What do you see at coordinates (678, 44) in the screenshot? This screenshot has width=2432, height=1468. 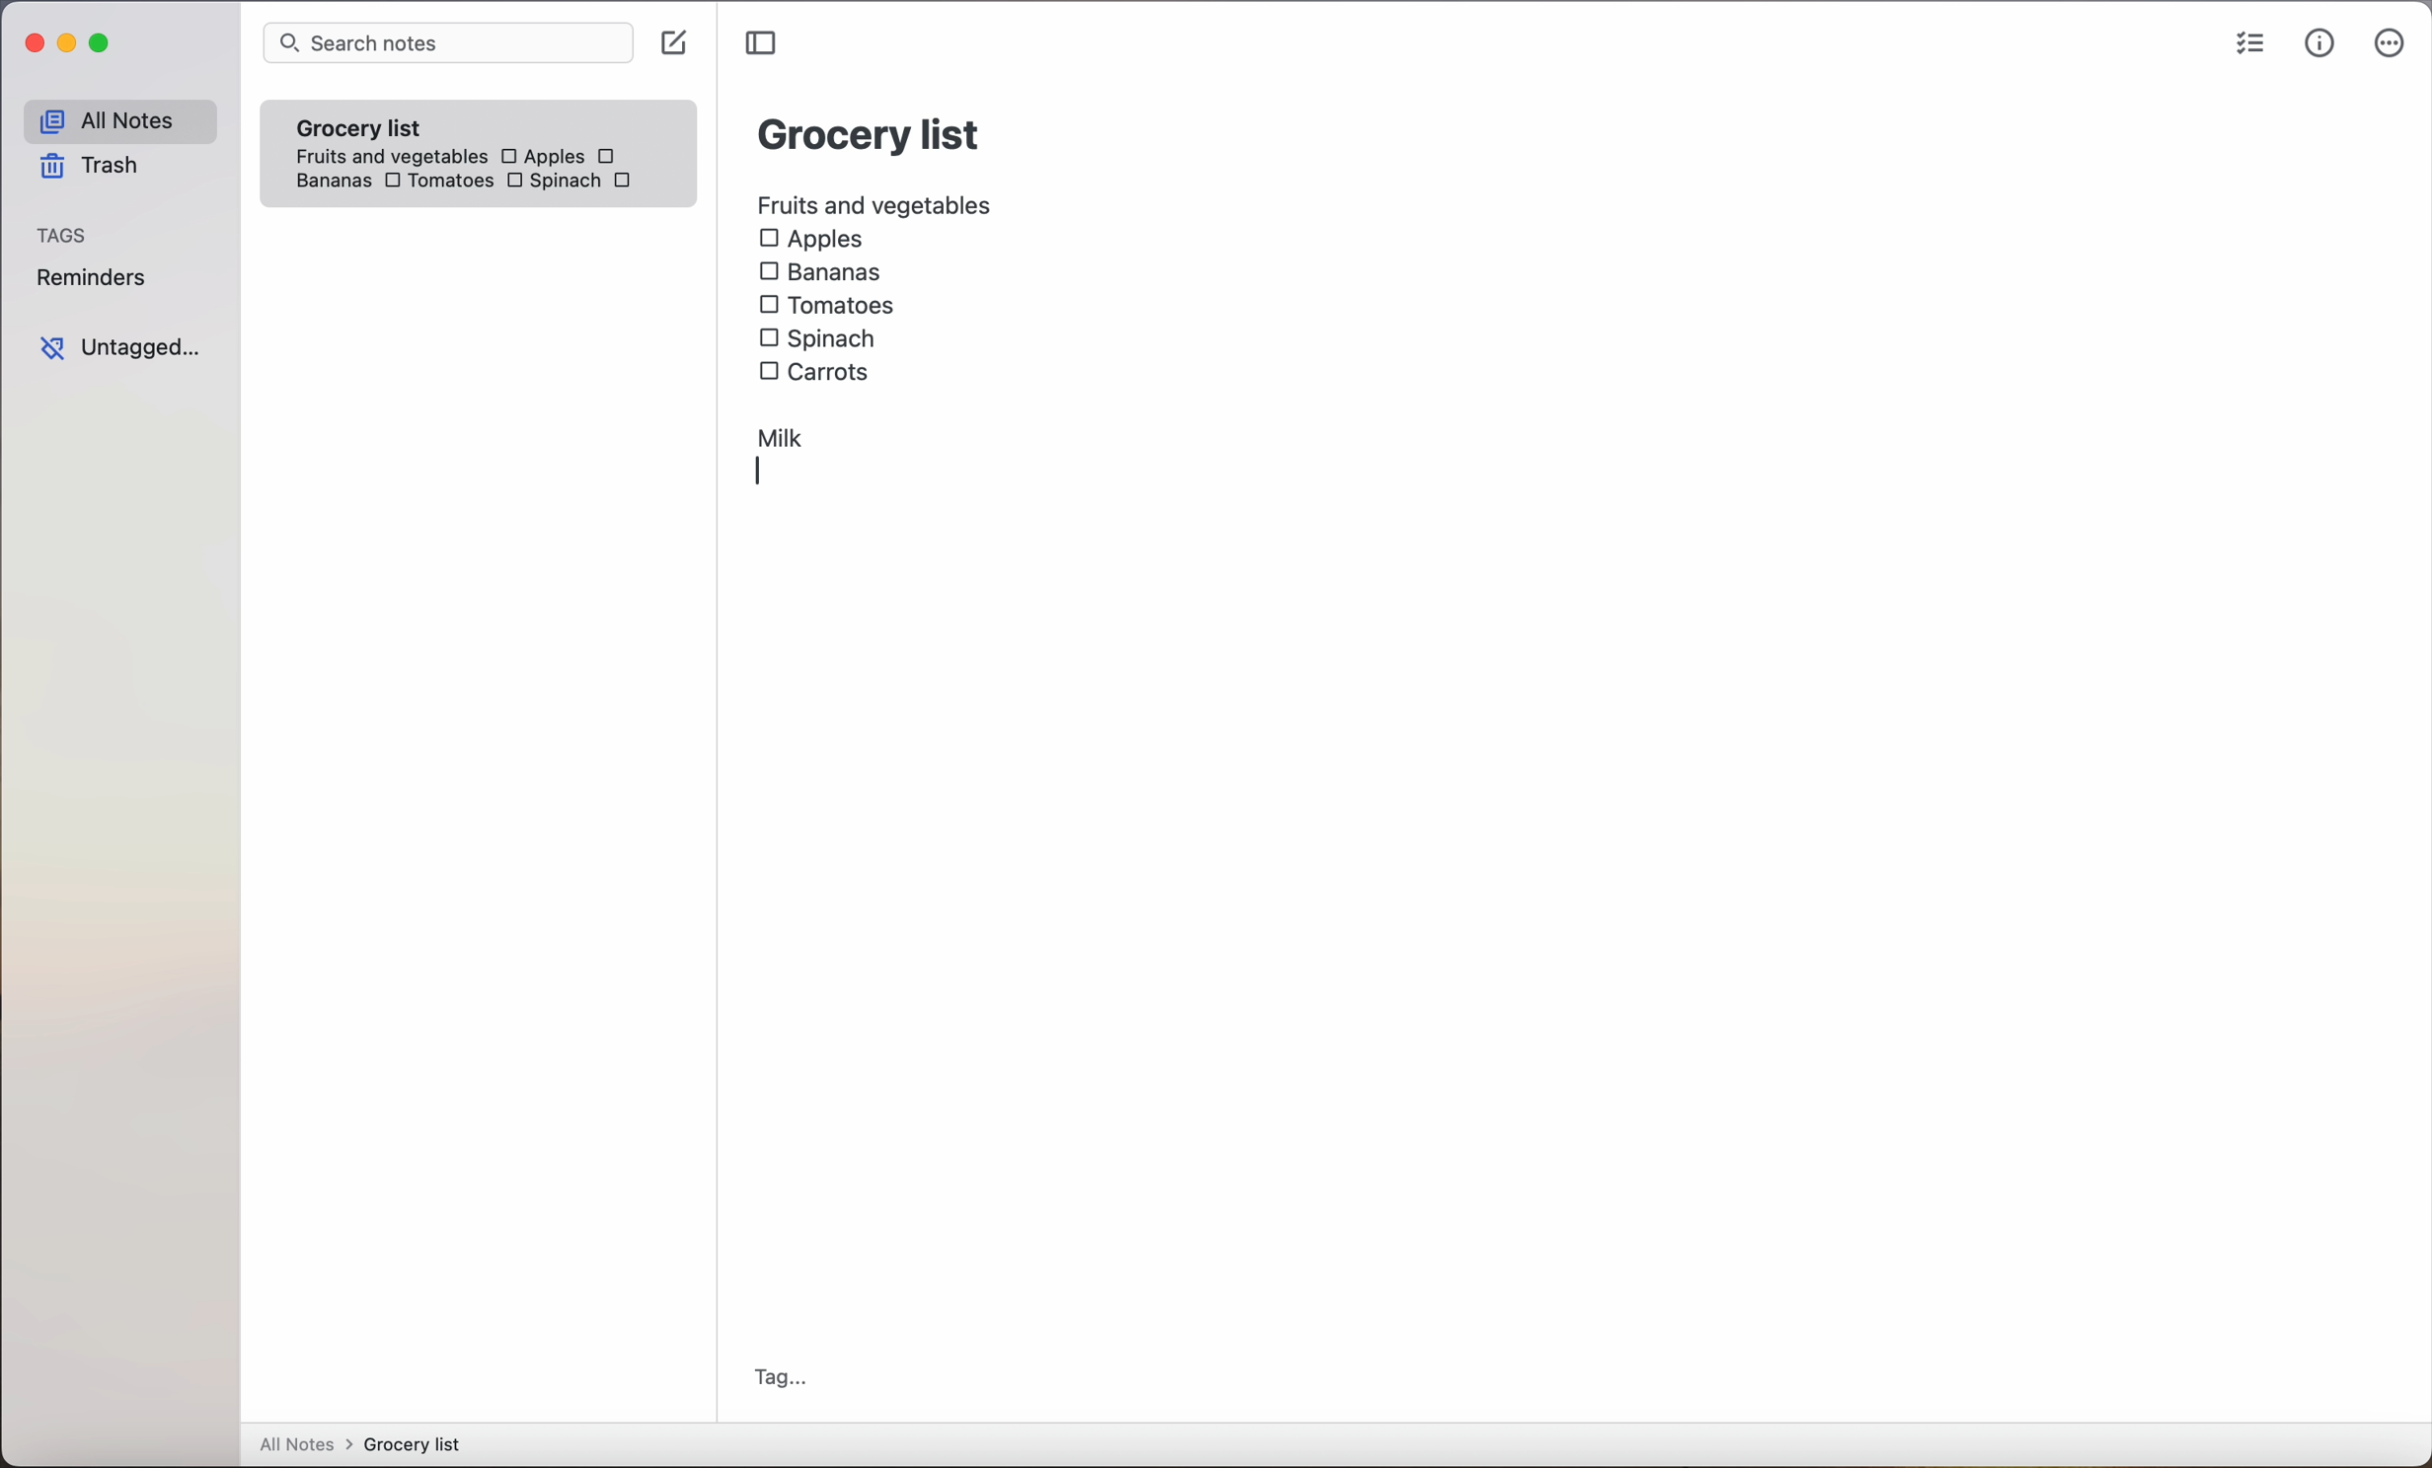 I see `click on create note` at bounding box center [678, 44].